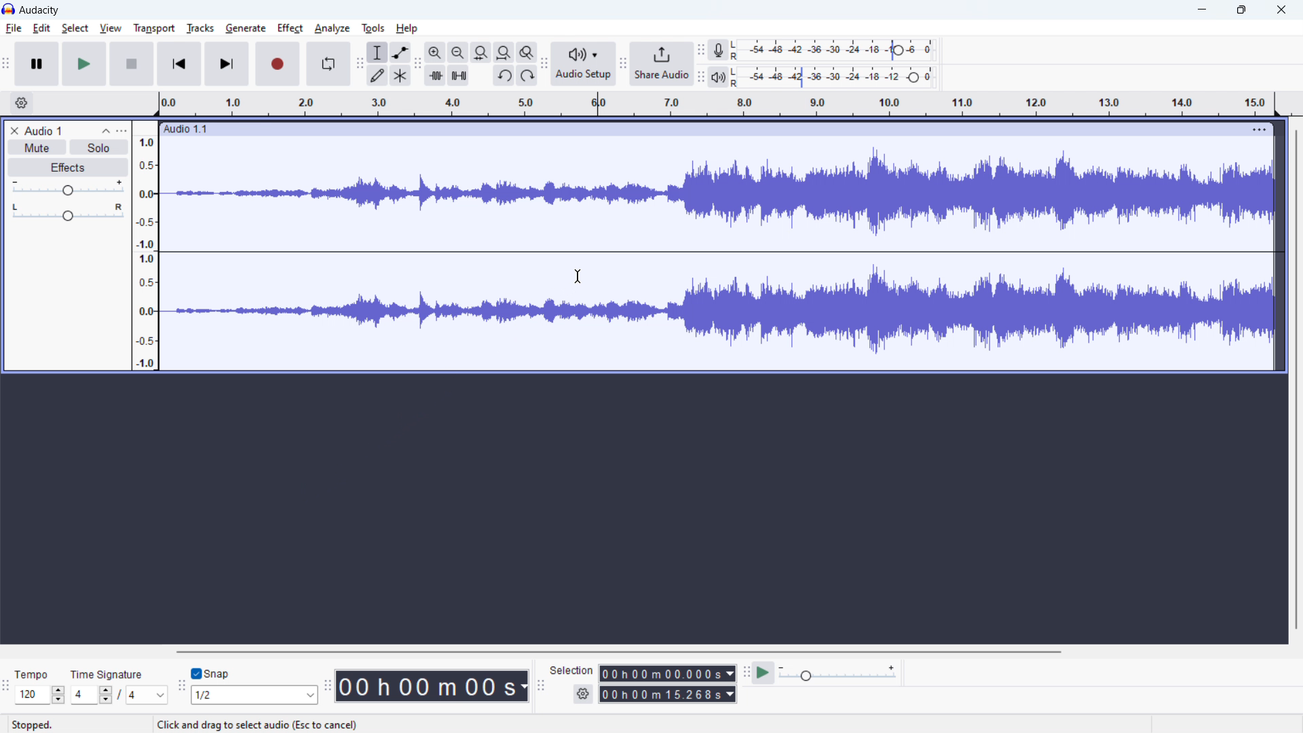 The width and height of the screenshot is (1303, 733). I want to click on Audacity logo, so click(9, 9).